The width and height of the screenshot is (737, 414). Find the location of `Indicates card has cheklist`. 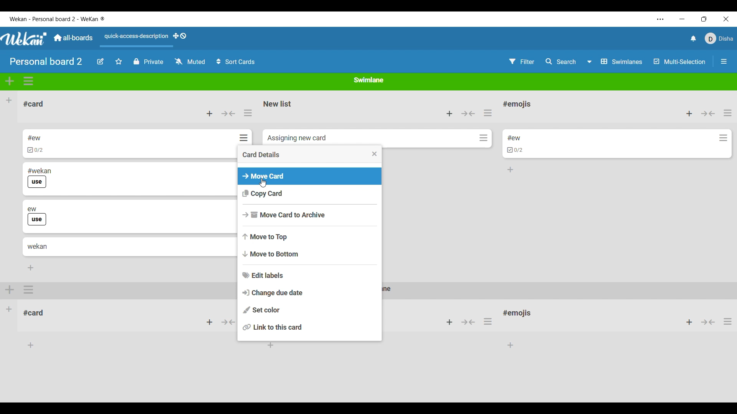

Indicates card has cheklist is located at coordinates (515, 150).